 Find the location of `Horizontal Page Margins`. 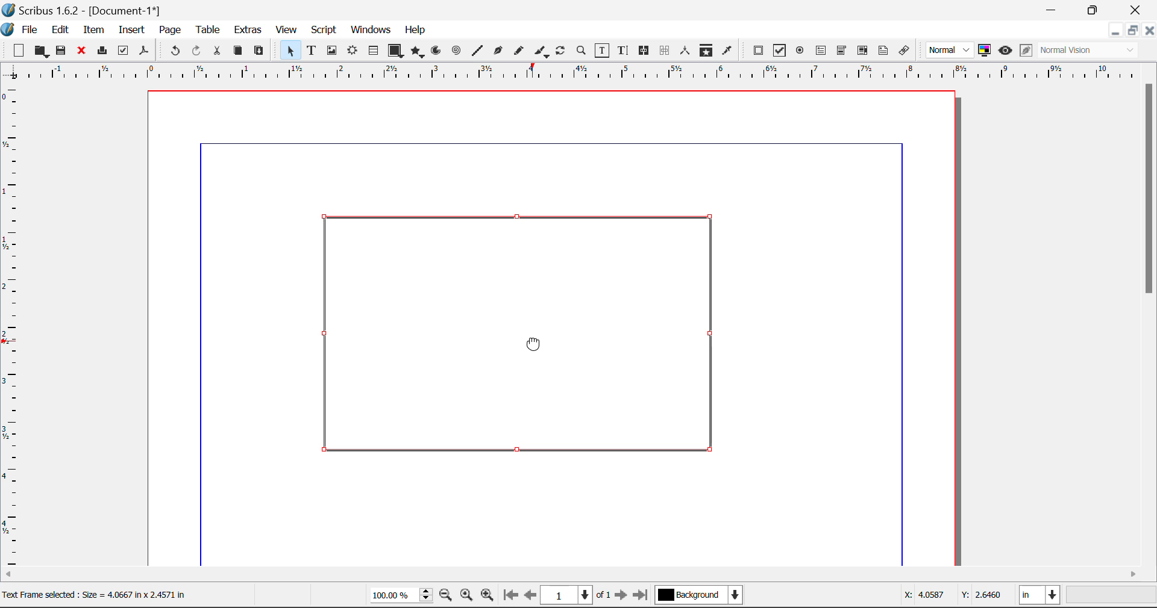

Horizontal Page Margins is located at coordinates (13, 327).